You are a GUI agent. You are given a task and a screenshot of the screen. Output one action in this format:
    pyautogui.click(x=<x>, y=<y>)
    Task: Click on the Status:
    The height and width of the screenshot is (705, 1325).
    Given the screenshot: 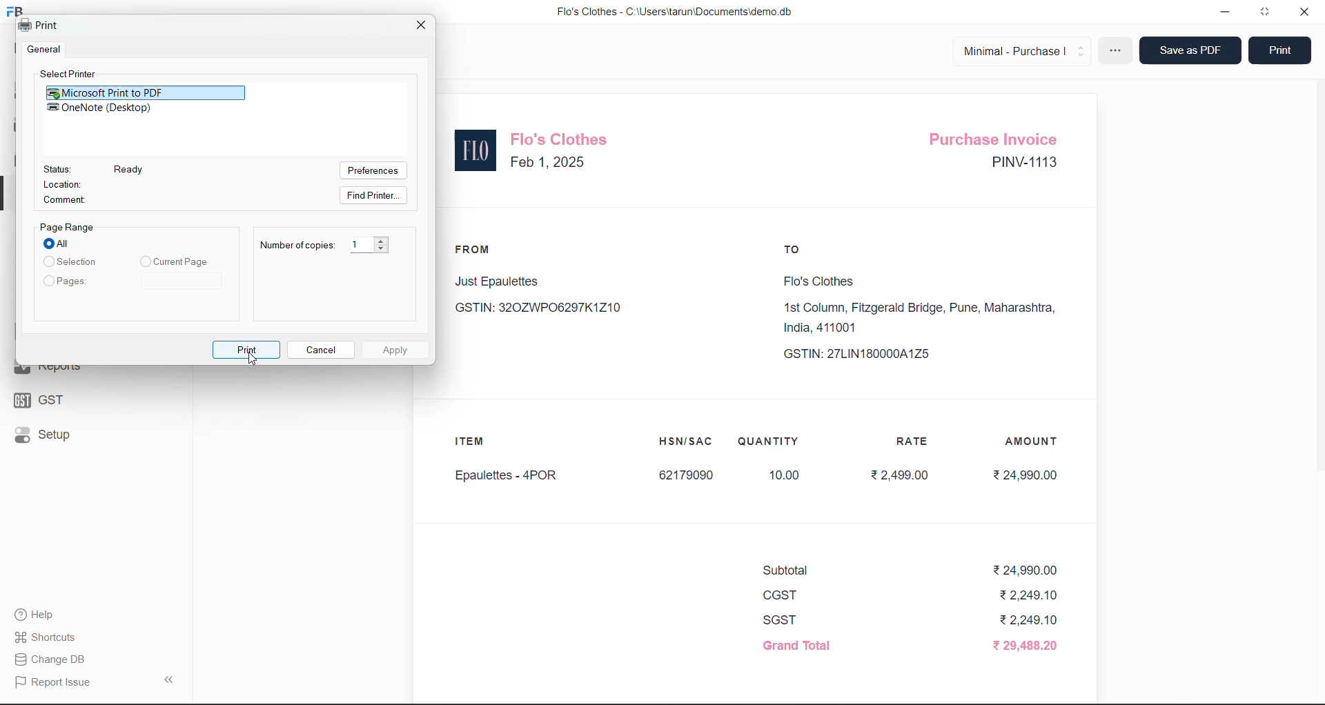 What is the action you would take?
    pyautogui.click(x=56, y=169)
    